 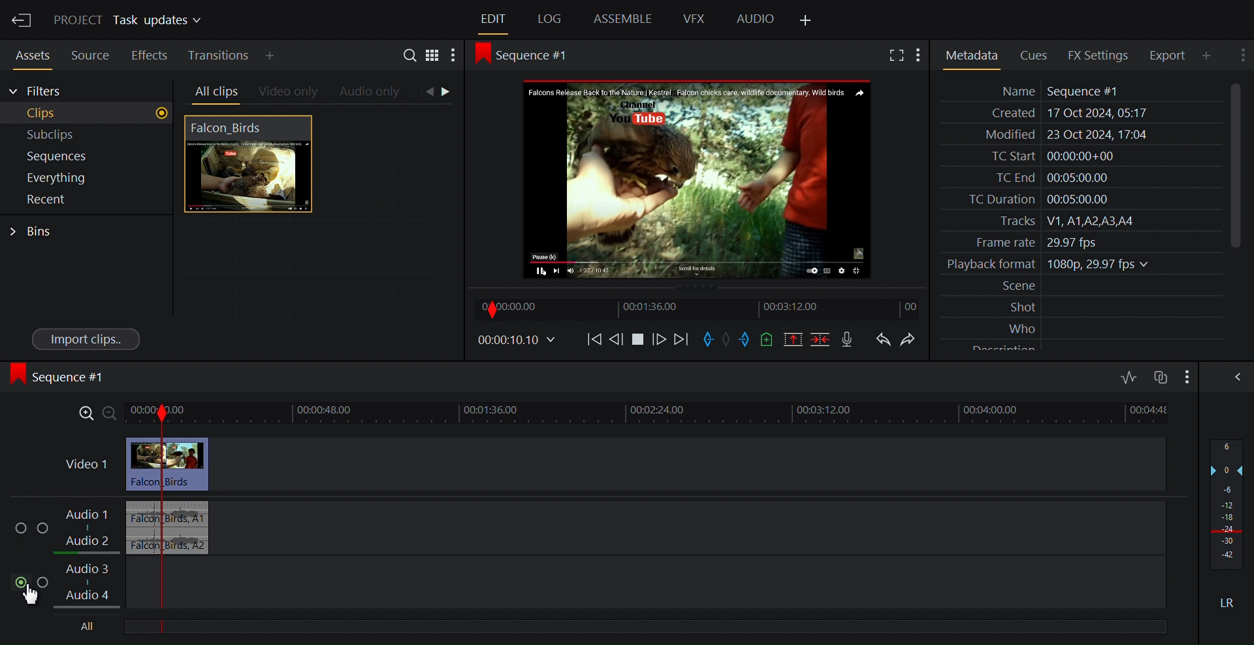 What do you see at coordinates (195, 465) in the screenshot?
I see `video clip` at bounding box center [195, 465].